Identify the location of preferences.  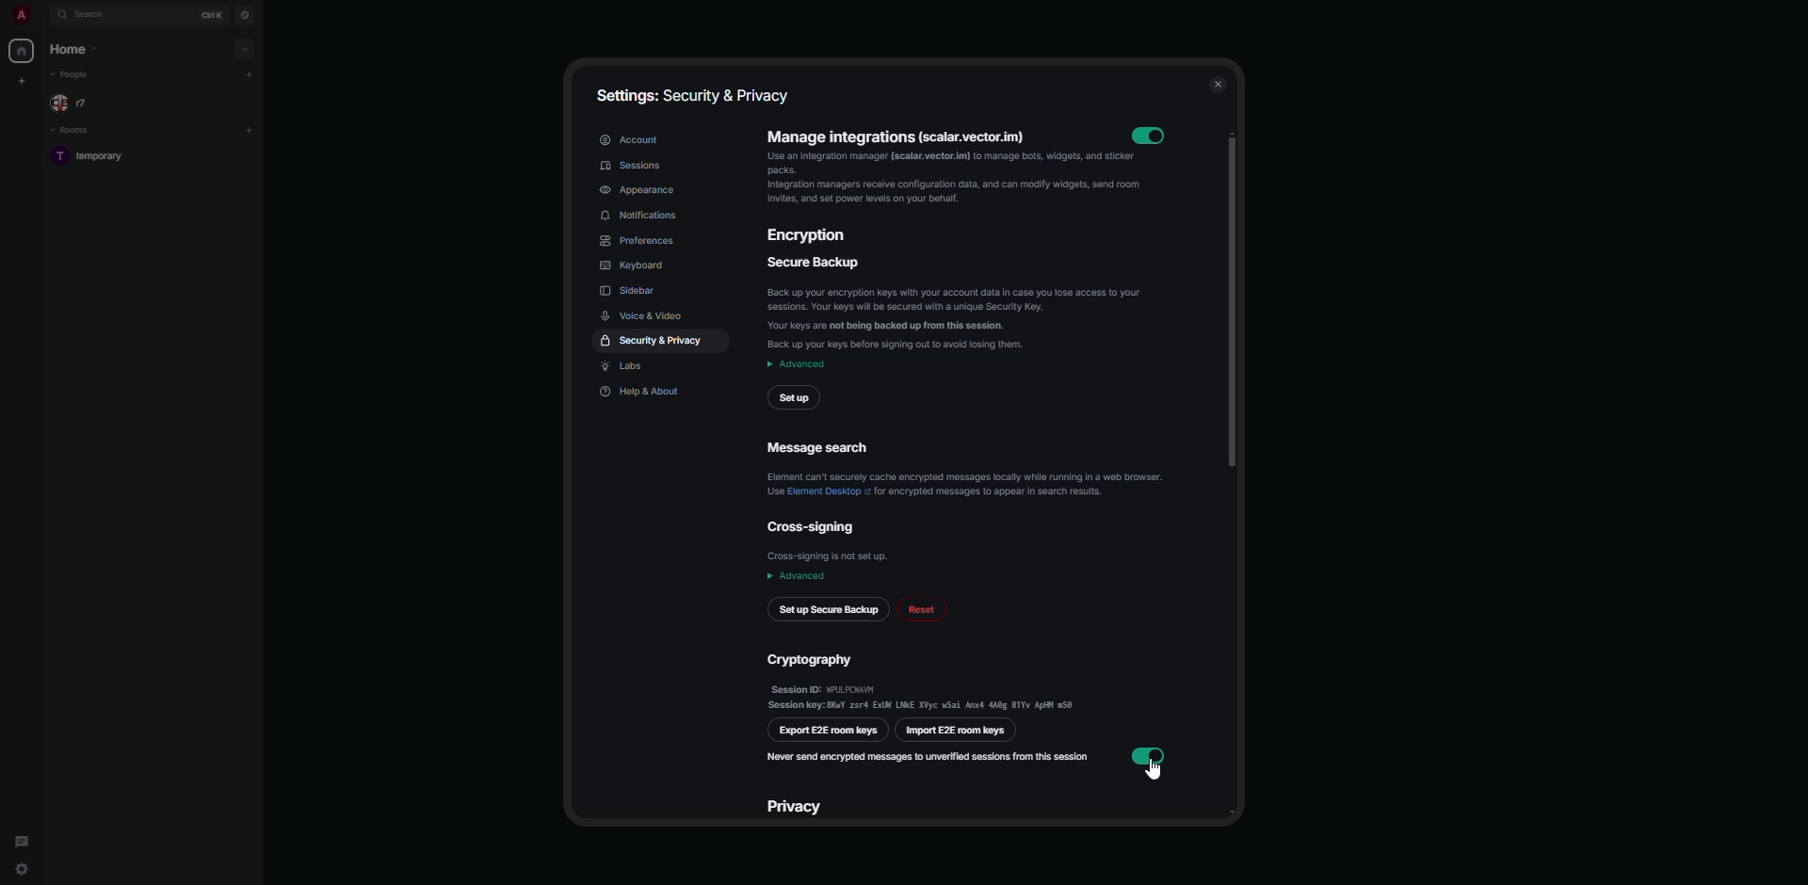
(648, 241).